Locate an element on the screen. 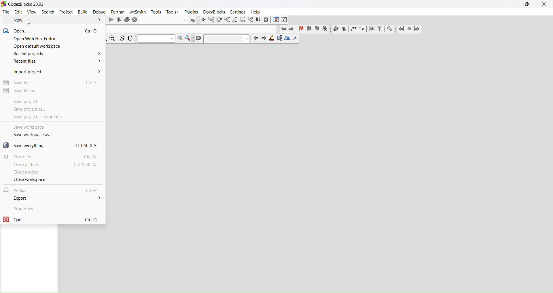 Image resolution: width=553 pixels, height=293 pixels. toggle bookmark is located at coordinates (301, 28).